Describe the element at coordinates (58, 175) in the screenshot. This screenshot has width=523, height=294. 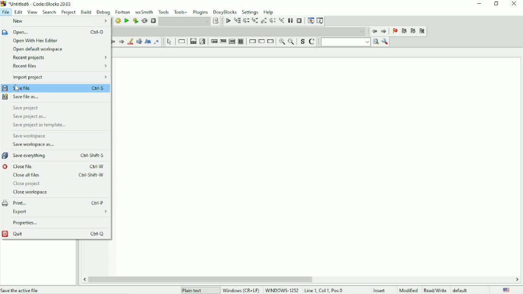
I see `Close all files` at that location.